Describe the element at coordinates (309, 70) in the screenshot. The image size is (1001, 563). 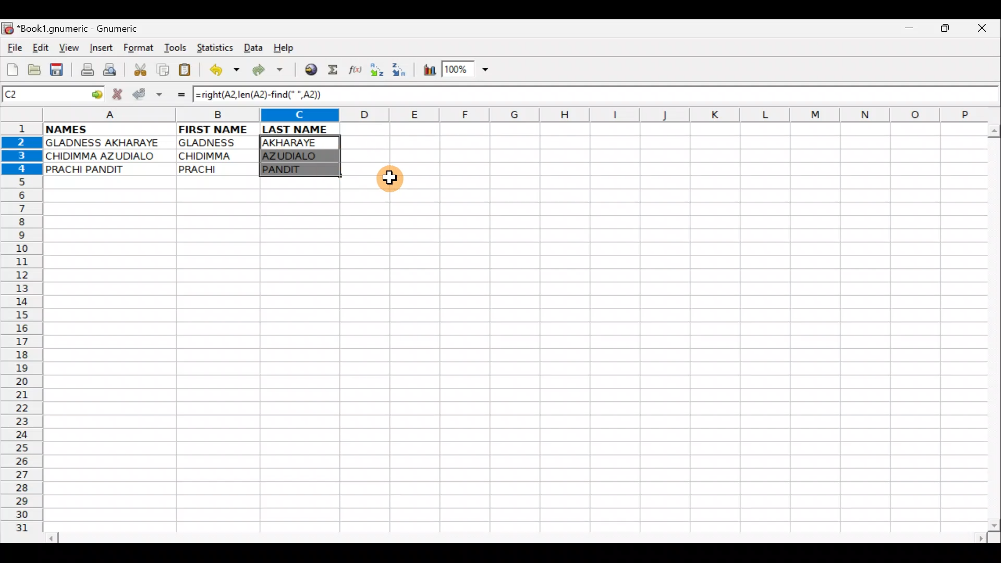
I see `Insert hyperlink` at that location.